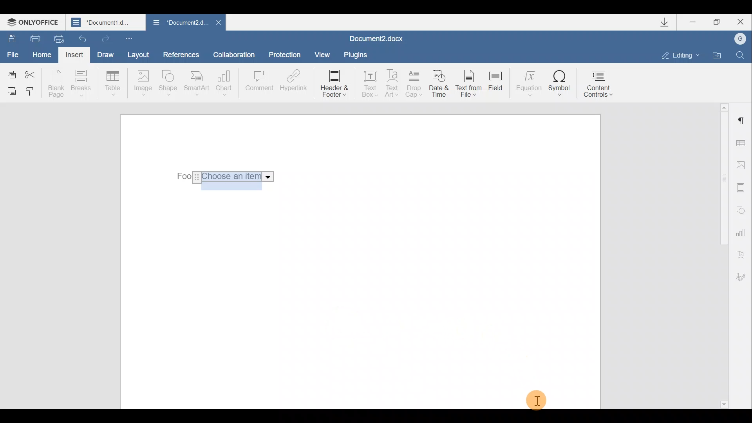 The image size is (752, 423). I want to click on Editing mode, so click(681, 55).